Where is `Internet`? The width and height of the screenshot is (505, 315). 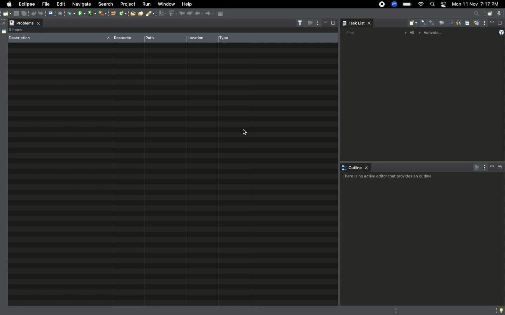
Internet is located at coordinates (420, 4).